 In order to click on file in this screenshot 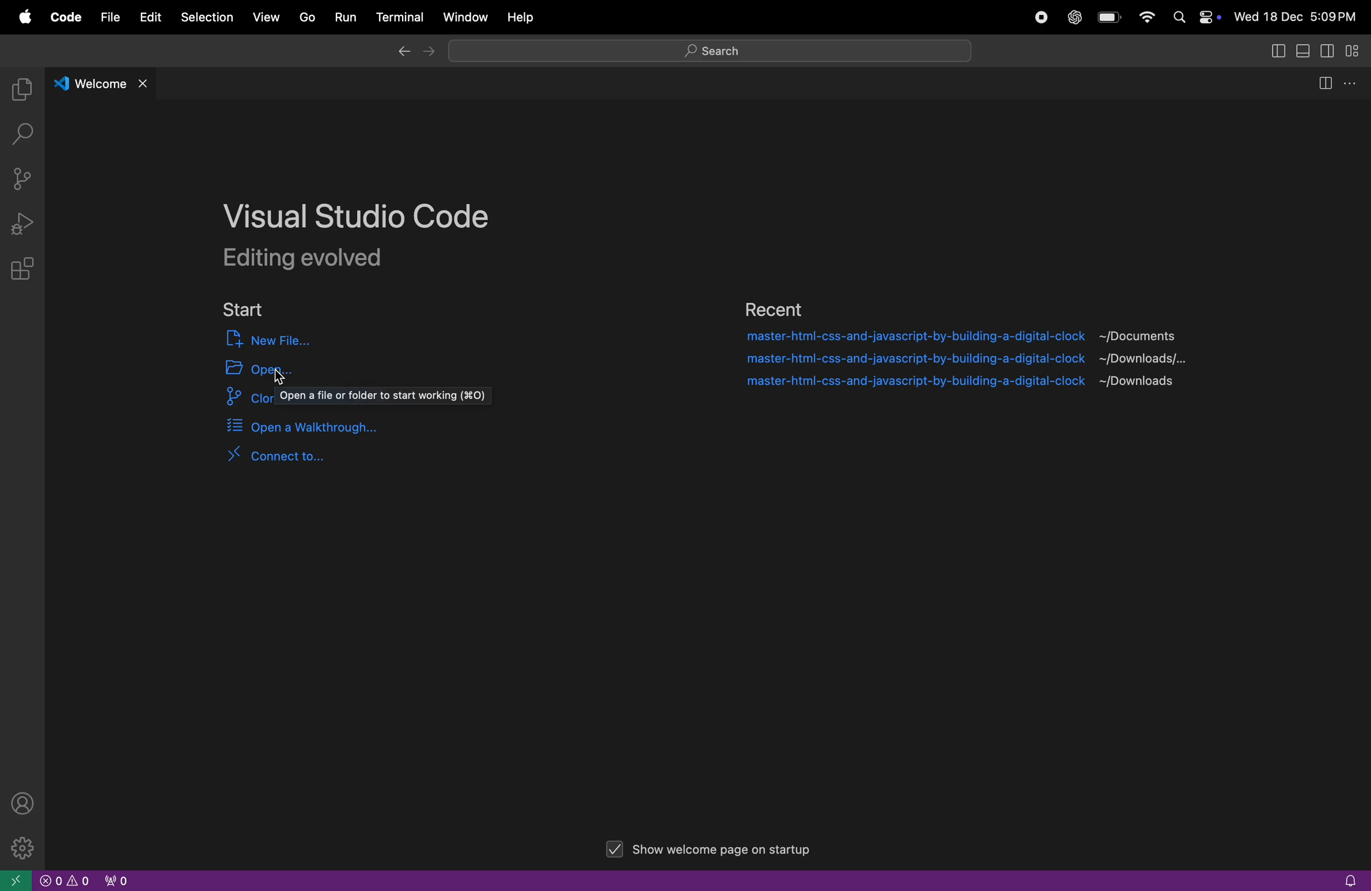, I will do `click(957, 384)`.